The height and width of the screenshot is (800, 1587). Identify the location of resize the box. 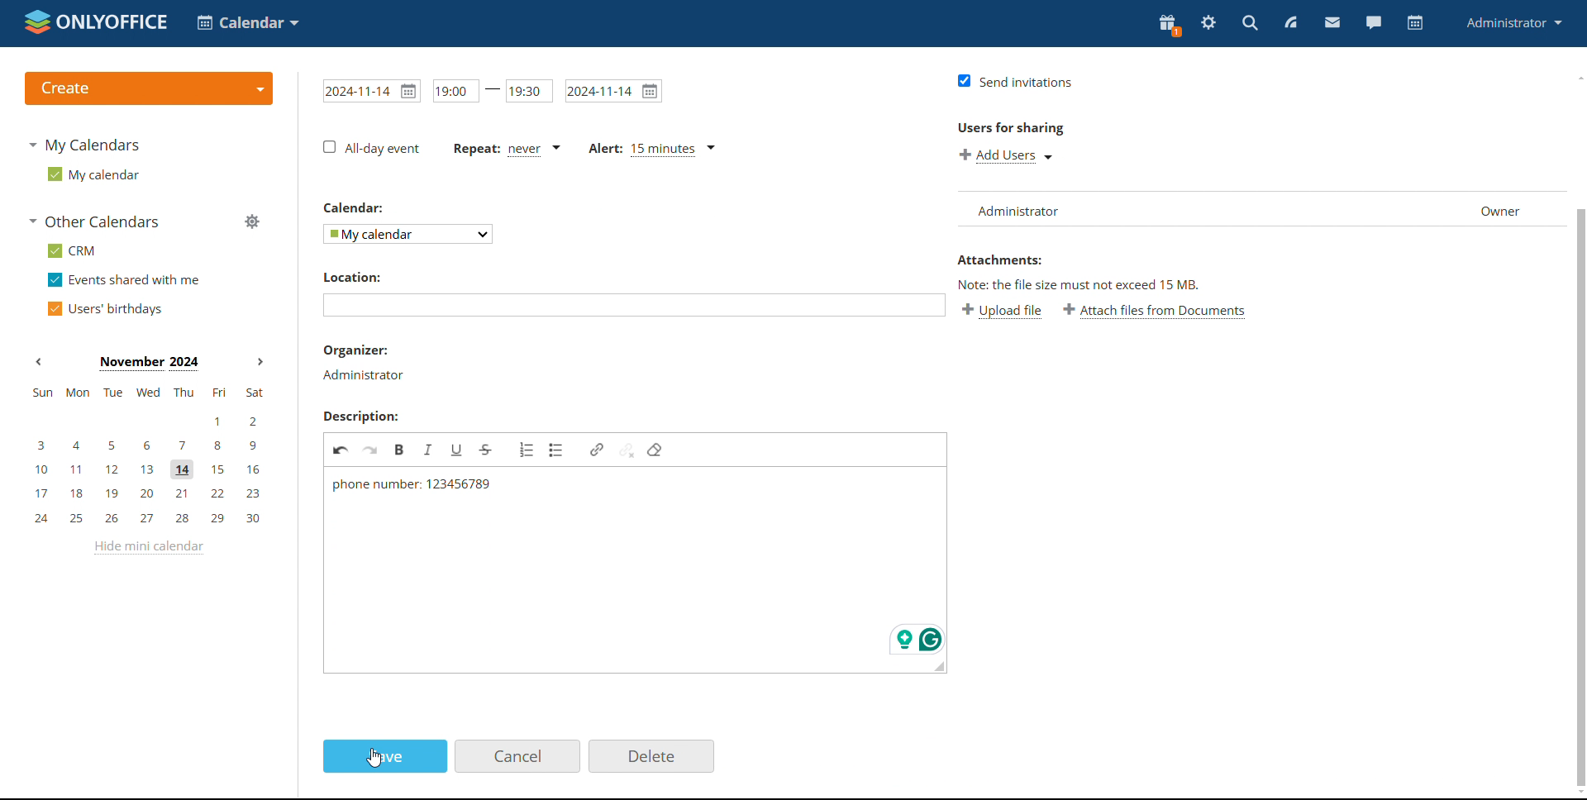
(942, 668).